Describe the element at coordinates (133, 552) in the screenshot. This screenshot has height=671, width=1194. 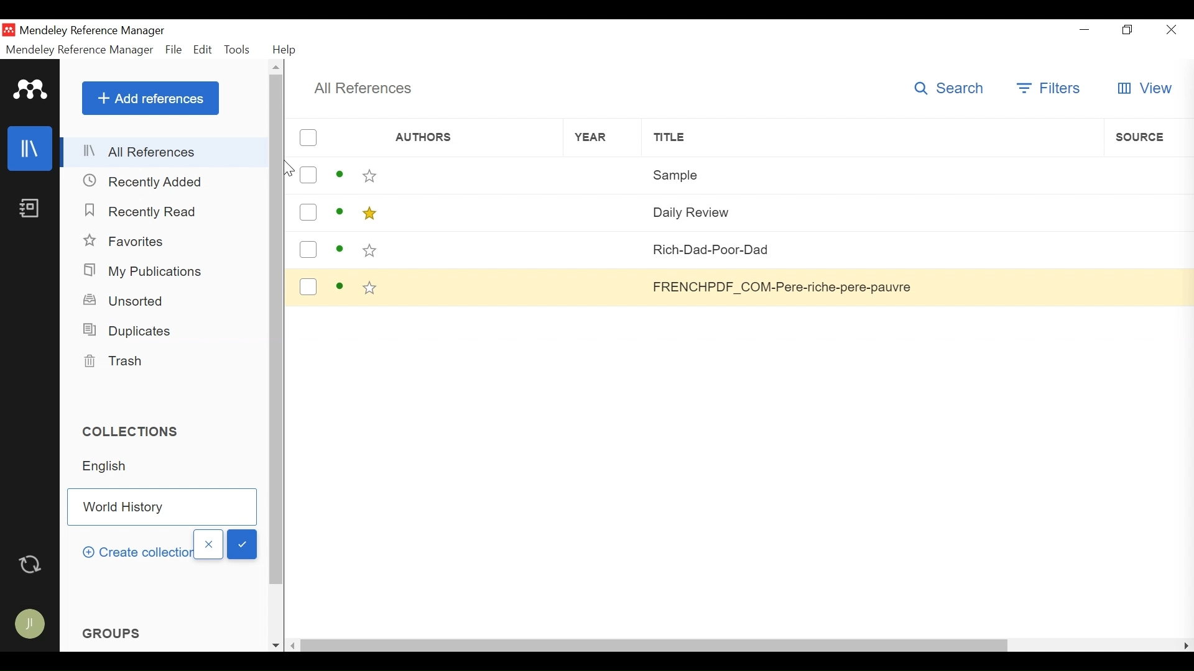
I see `Create Collecion` at that location.